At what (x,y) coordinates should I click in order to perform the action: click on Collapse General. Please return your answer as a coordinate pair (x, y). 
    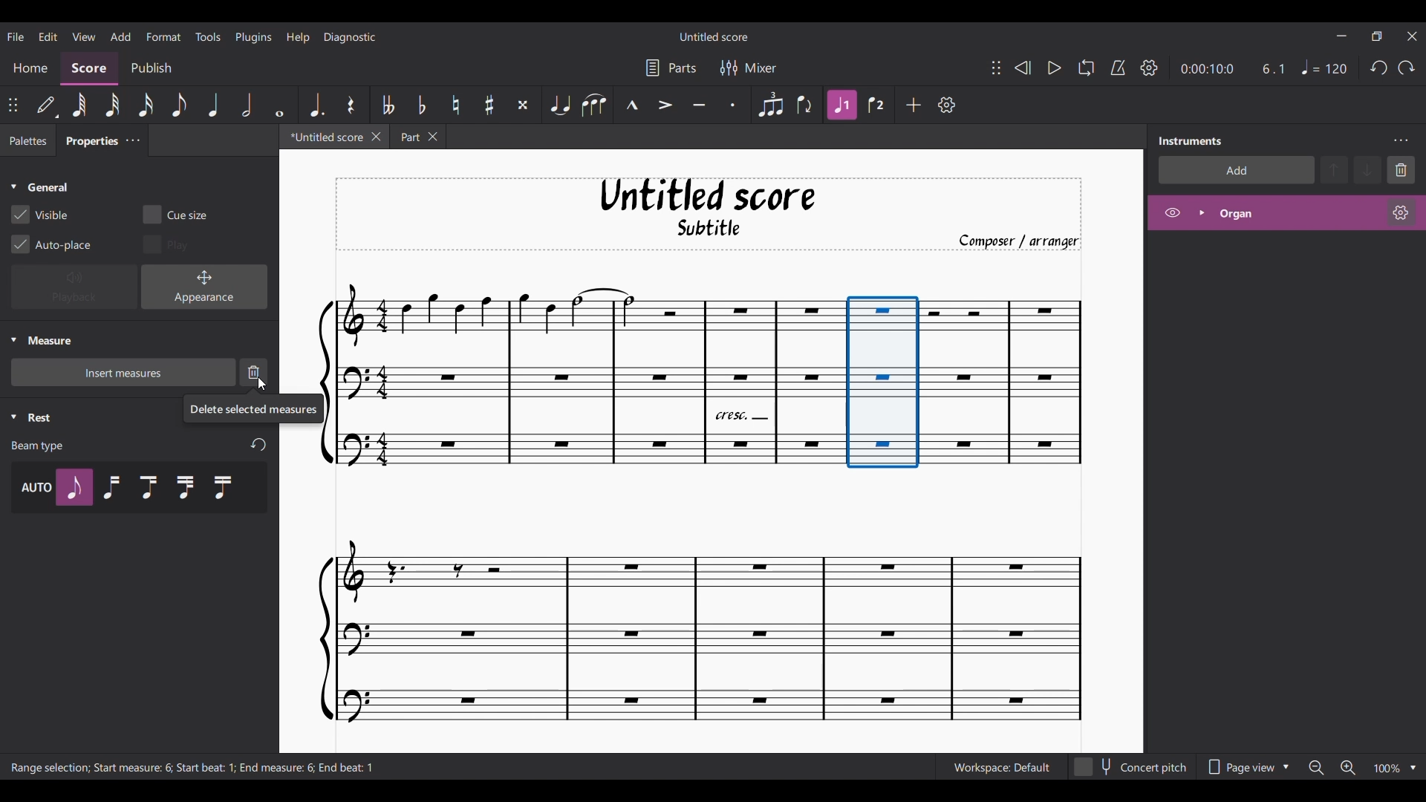
    Looking at the image, I should click on (40, 187).